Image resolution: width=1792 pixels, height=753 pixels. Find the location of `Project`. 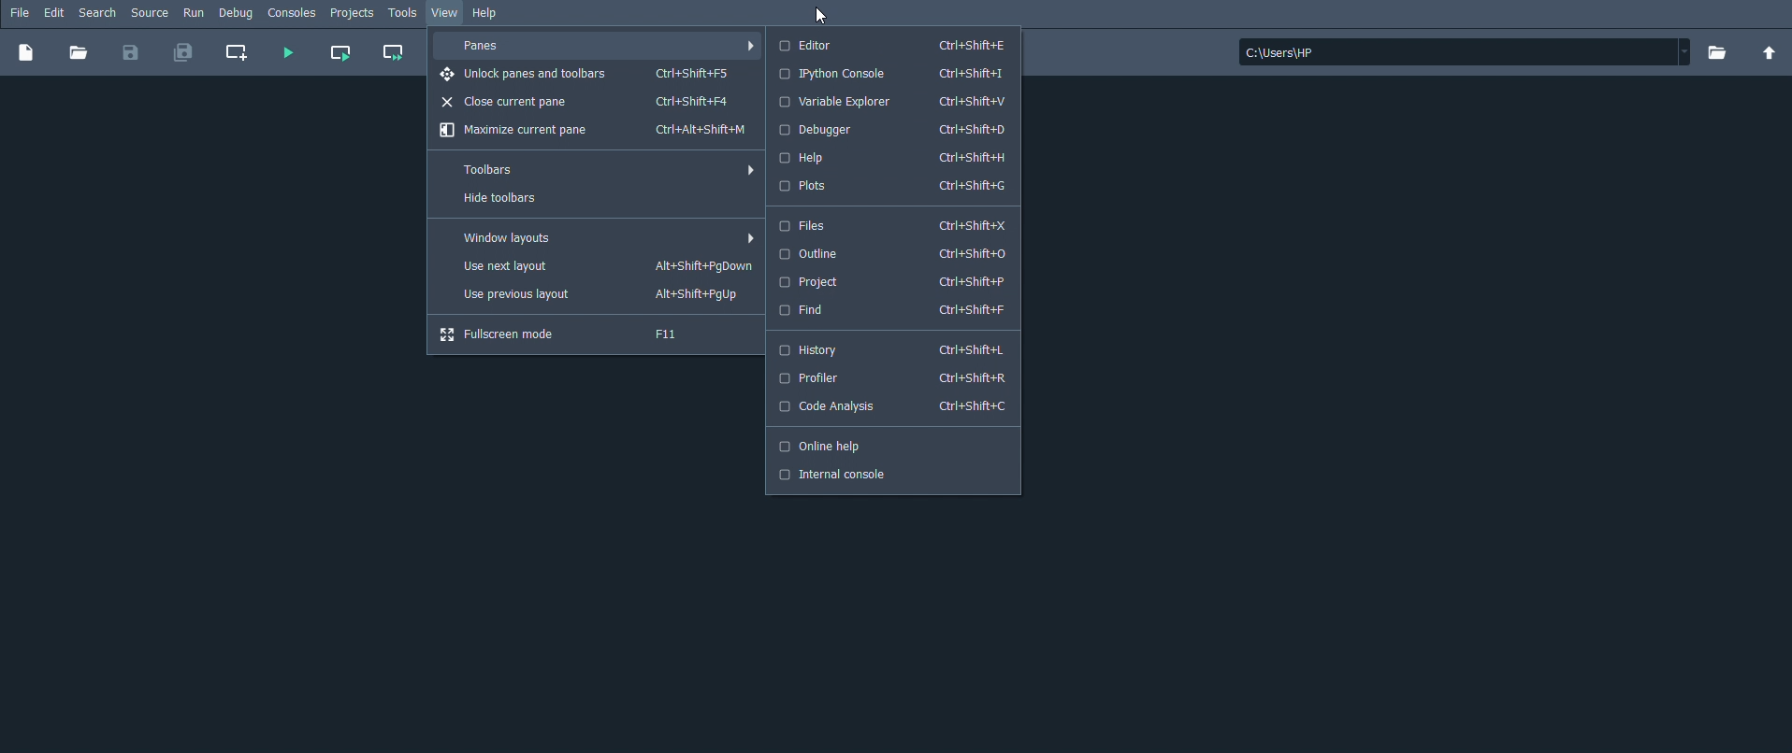

Project is located at coordinates (897, 281).